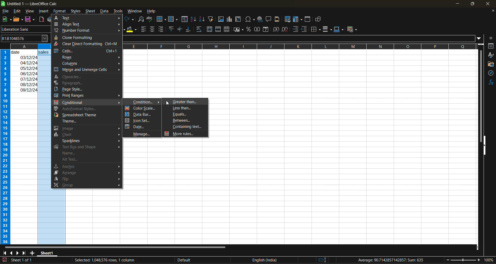 The height and width of the screenshot is (264, 496). I want to click on alt text, so click(75, 160).